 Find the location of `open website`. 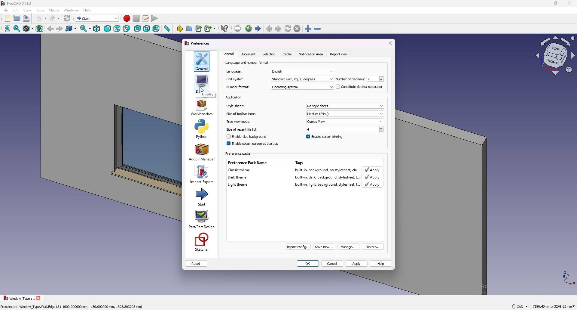

open website is located at coordinates (249, 29).